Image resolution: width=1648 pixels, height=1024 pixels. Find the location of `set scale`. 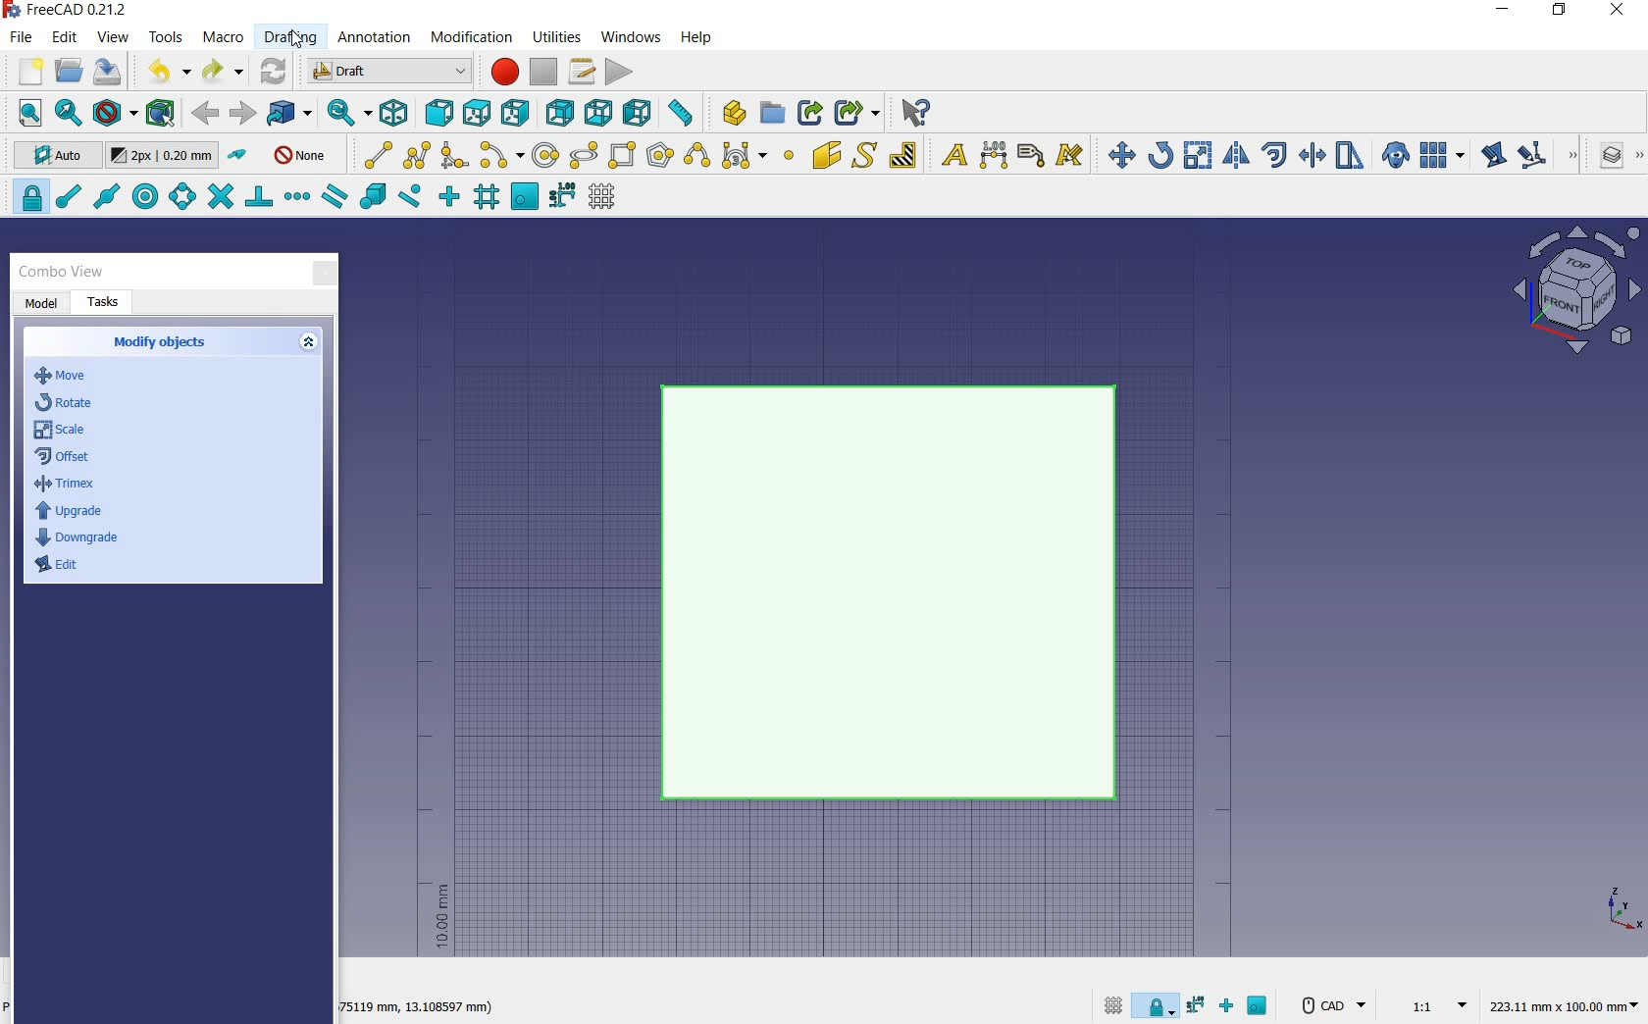

set scale is located at coordinates (1432, 1004).